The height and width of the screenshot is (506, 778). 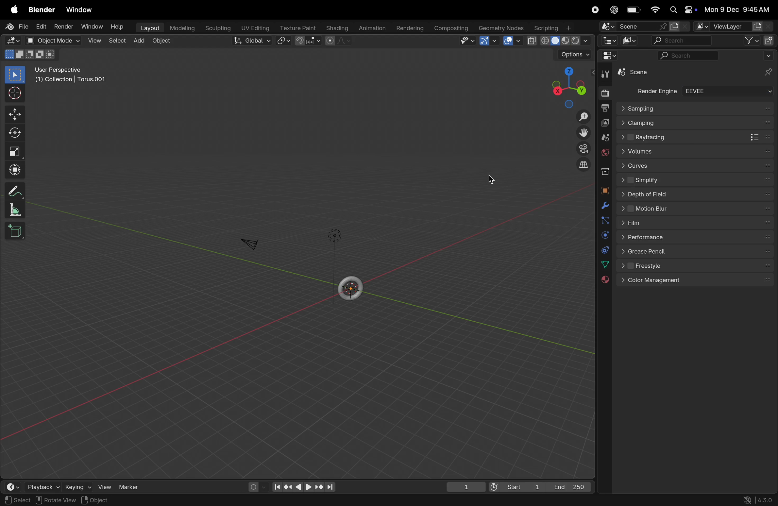 I want to click on help, so click(x=118, y=27).